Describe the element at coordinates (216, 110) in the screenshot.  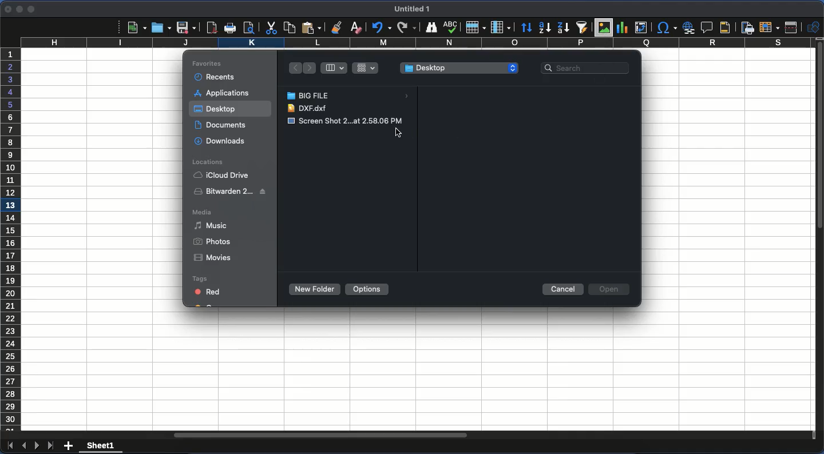
I see `desktop` at that location.